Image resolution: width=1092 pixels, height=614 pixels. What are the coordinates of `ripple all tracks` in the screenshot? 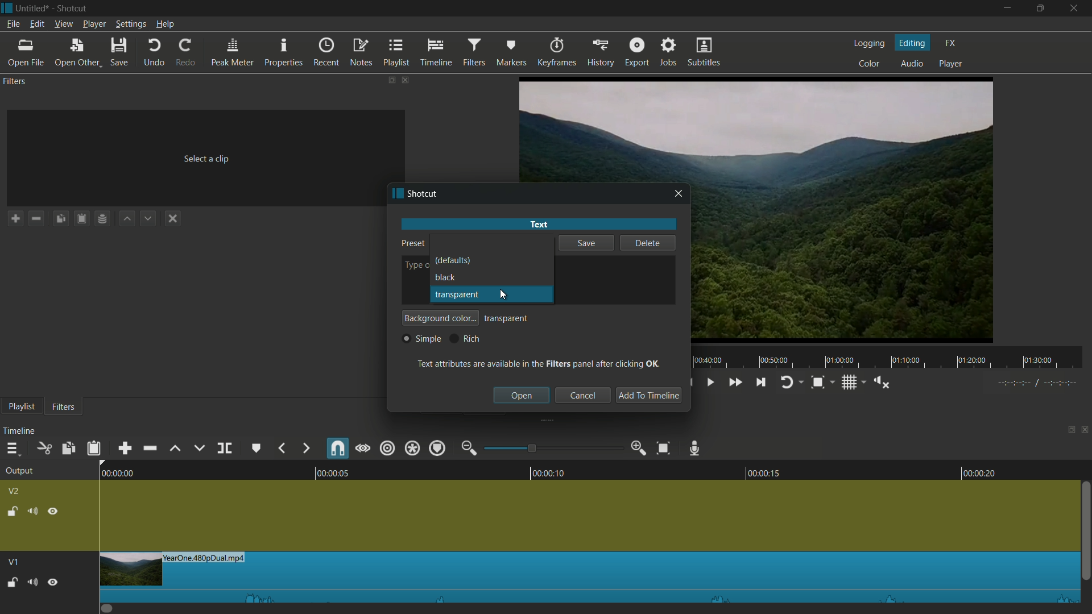 It's located at (412, 448).